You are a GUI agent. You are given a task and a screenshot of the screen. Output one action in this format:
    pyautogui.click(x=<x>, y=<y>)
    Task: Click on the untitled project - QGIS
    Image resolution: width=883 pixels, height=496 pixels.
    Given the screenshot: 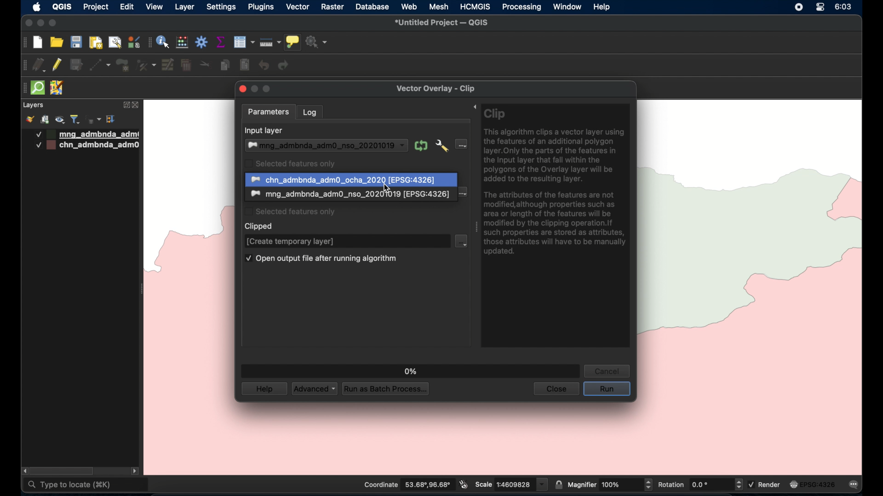 What is the action you would take?
    pyautogui.click(x=441, y=23)
    